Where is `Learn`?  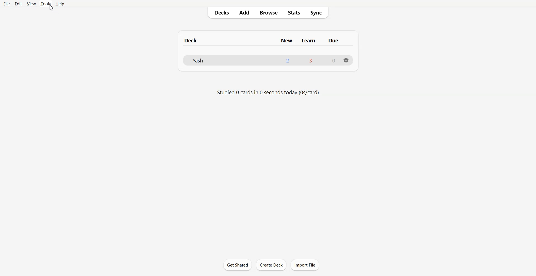
Learn is located at coordinates (308, 40).